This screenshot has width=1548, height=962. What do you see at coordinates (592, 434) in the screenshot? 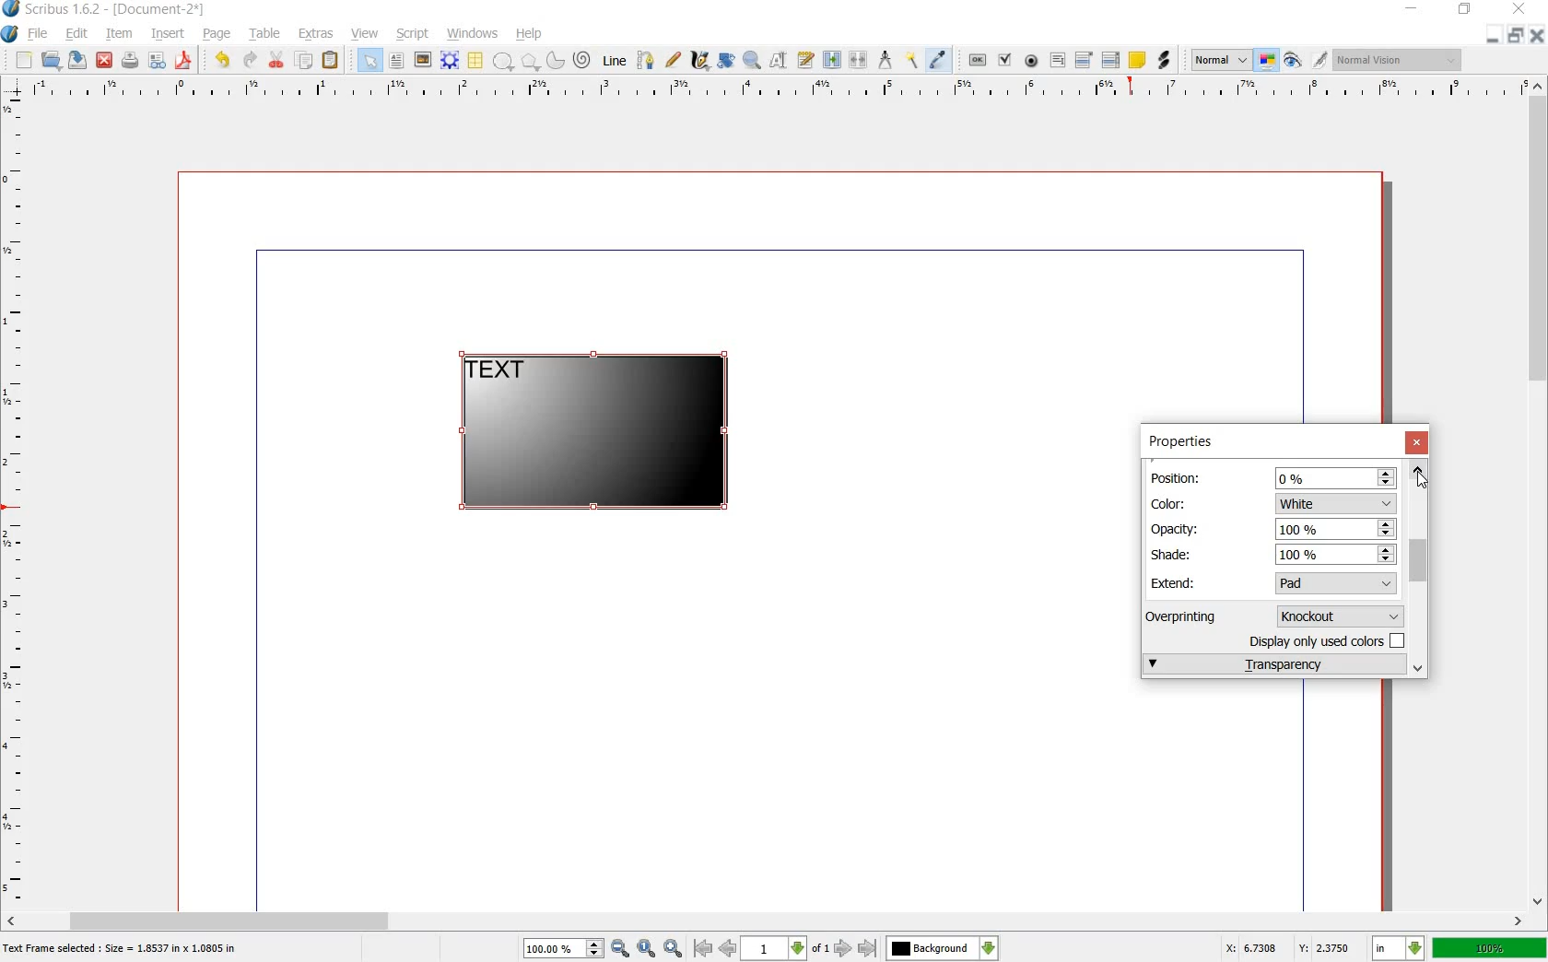
I see `creating glowing effect` at bounding box center [592, 434].